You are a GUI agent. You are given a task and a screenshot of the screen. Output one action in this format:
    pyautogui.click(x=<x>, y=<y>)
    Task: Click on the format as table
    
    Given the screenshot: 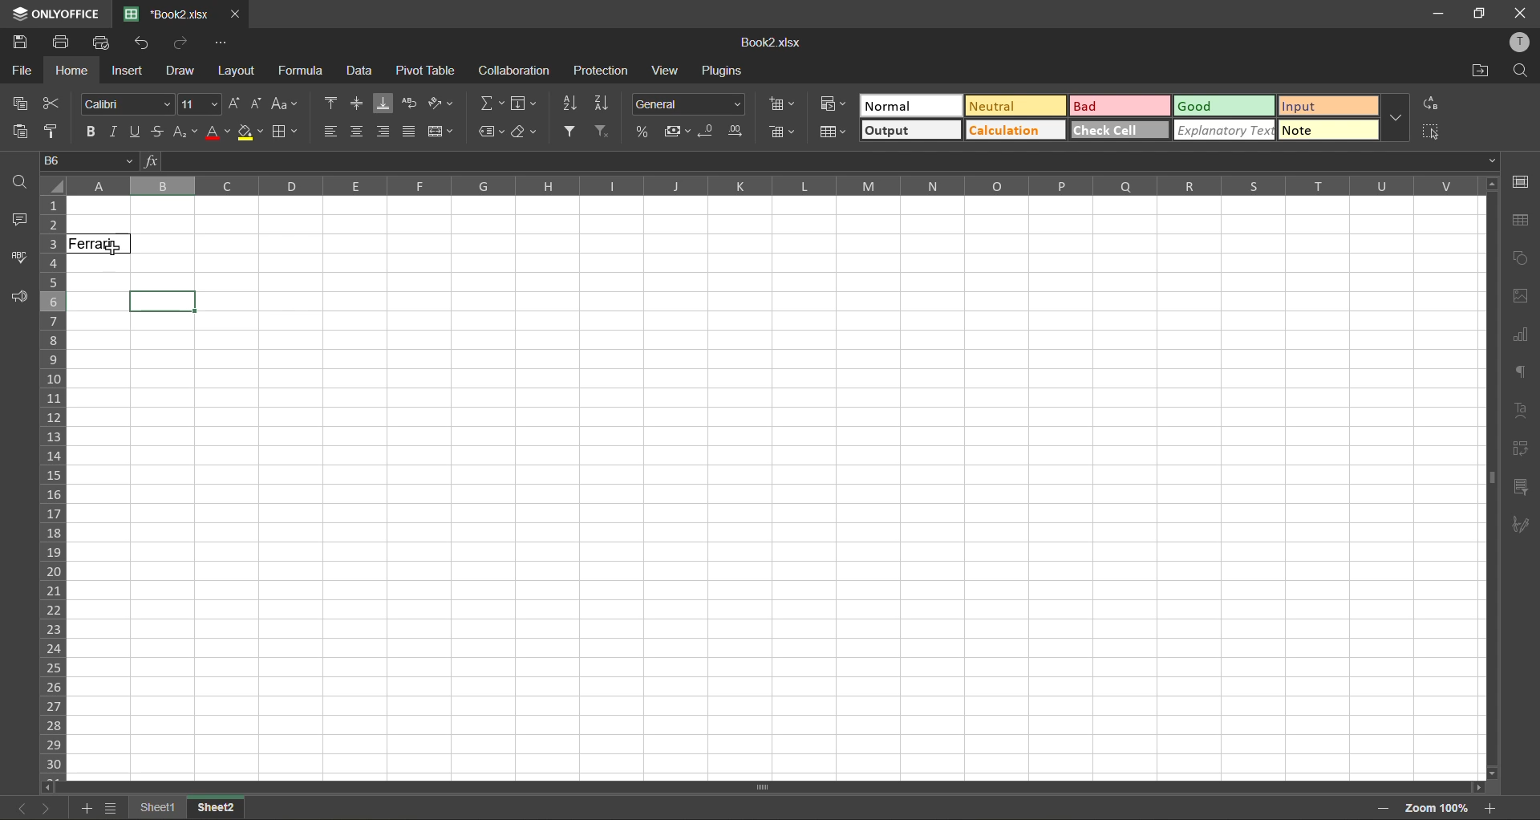 What is the action you would take?
    pyautogui.click(x=833, y=133)
    